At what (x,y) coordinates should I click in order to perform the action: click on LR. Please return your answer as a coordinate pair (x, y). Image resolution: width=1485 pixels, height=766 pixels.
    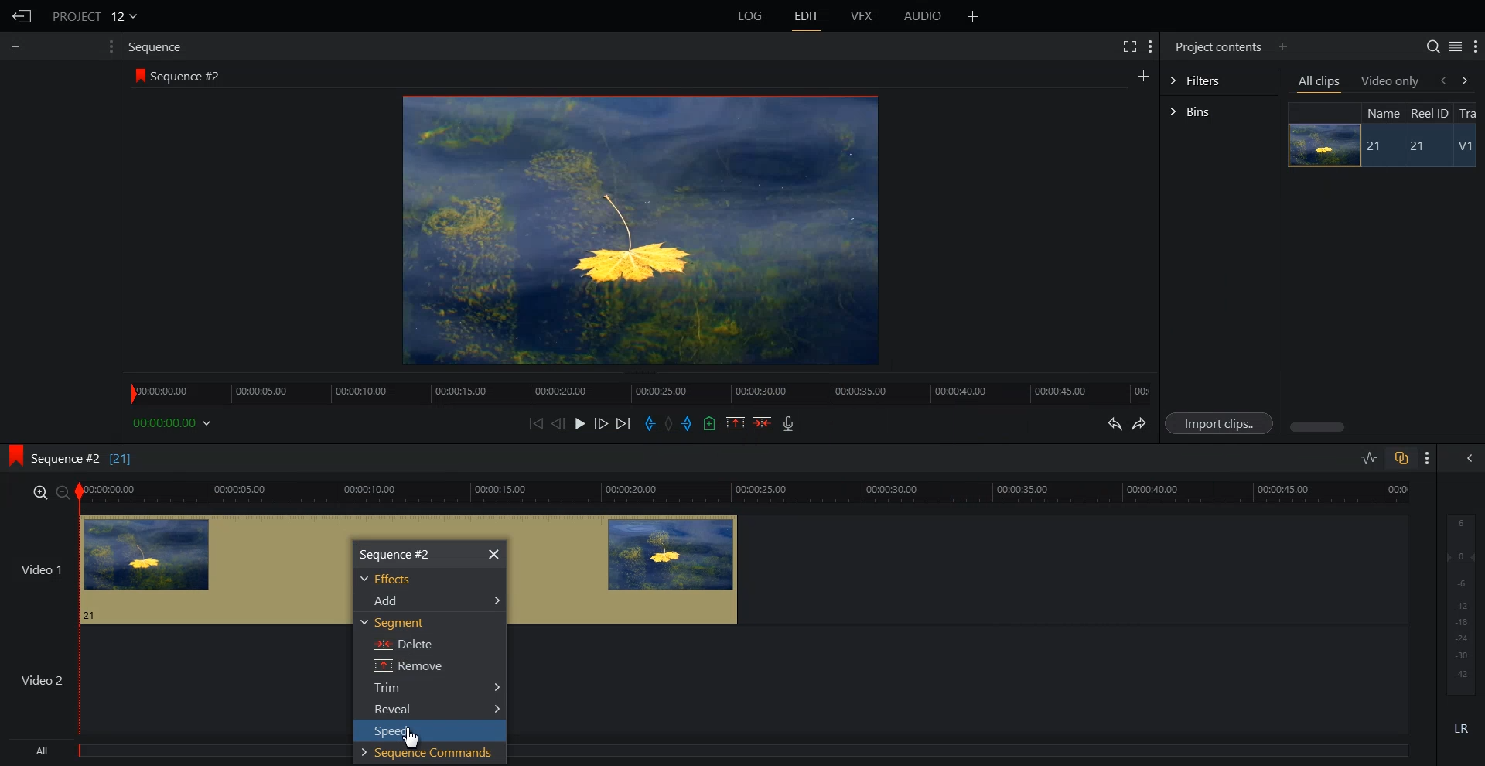
    Looking at the image, I should click on (1462, 726).